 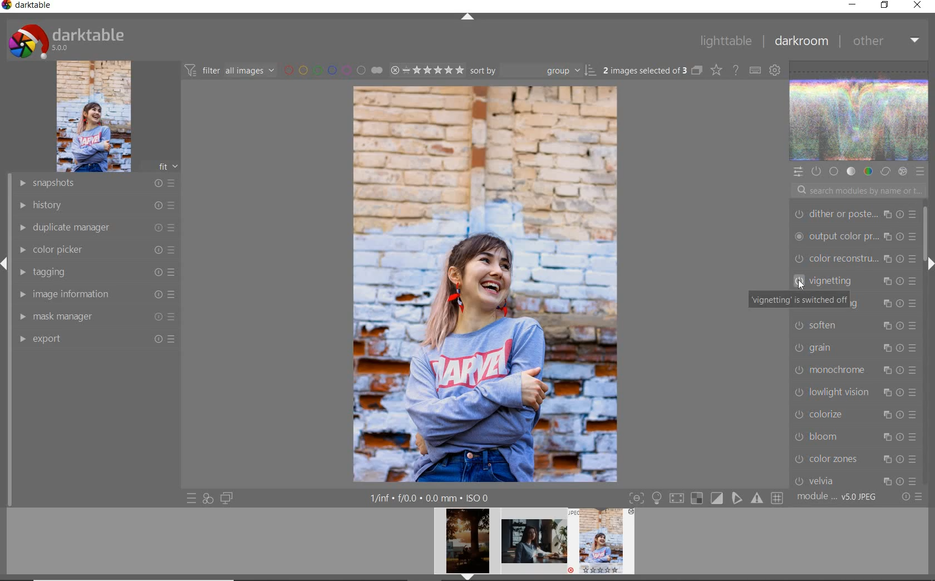 I want to click on image information, so click(x=96, y=293).